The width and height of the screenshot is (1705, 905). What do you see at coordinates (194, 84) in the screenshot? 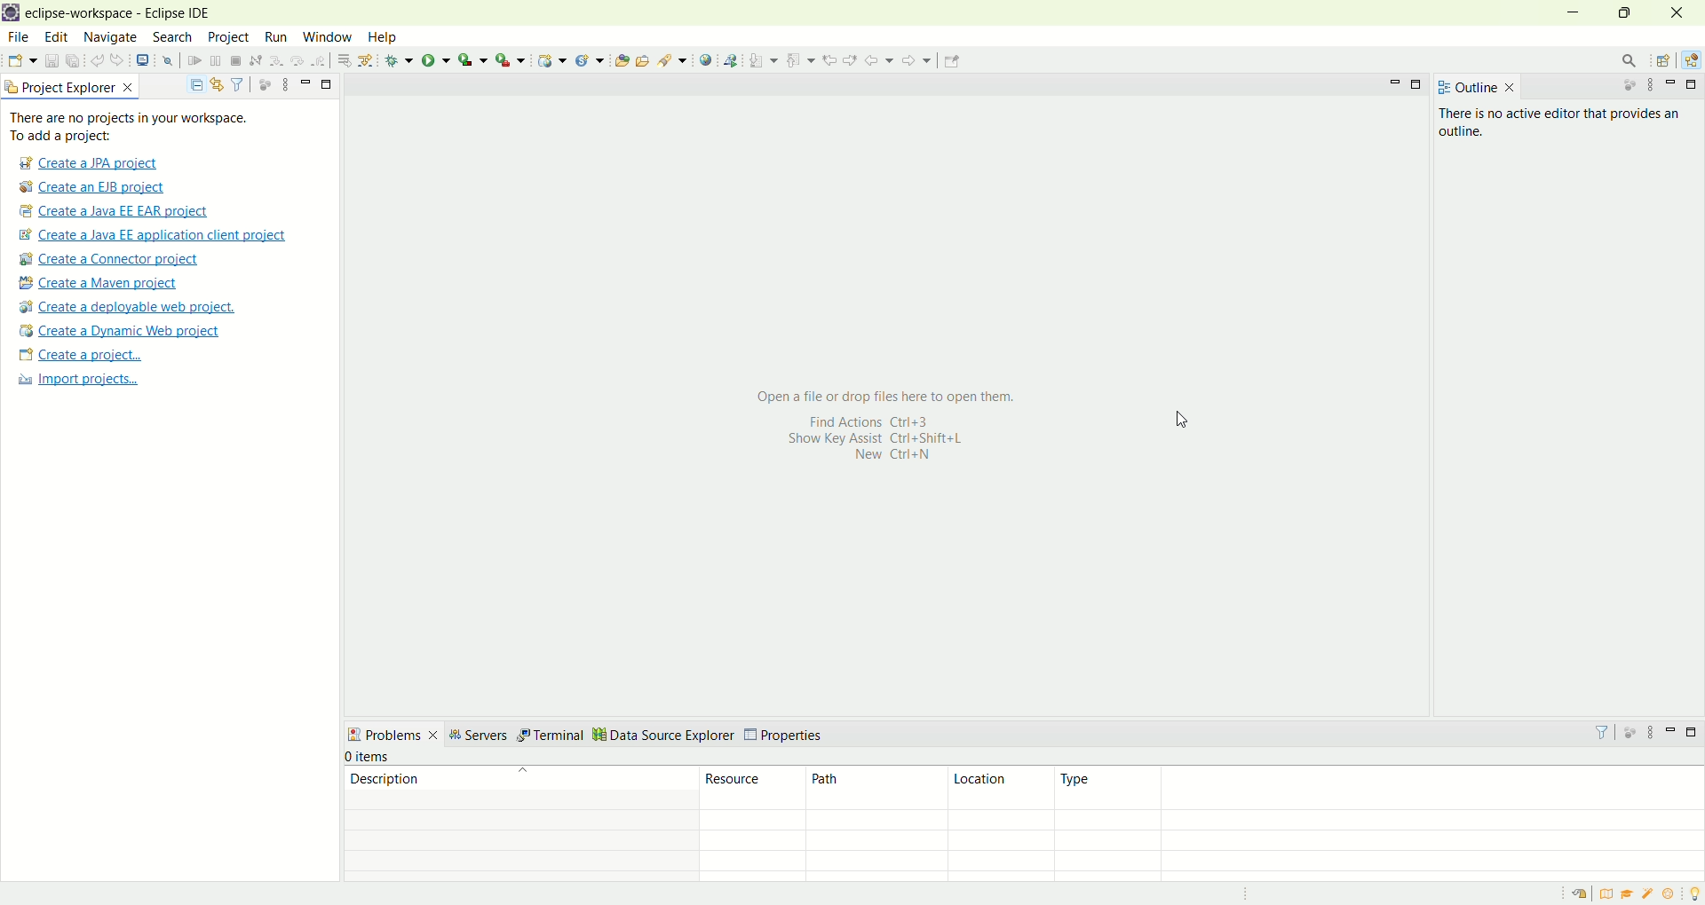
I see `collapse all` at bounding box center [194, 84].